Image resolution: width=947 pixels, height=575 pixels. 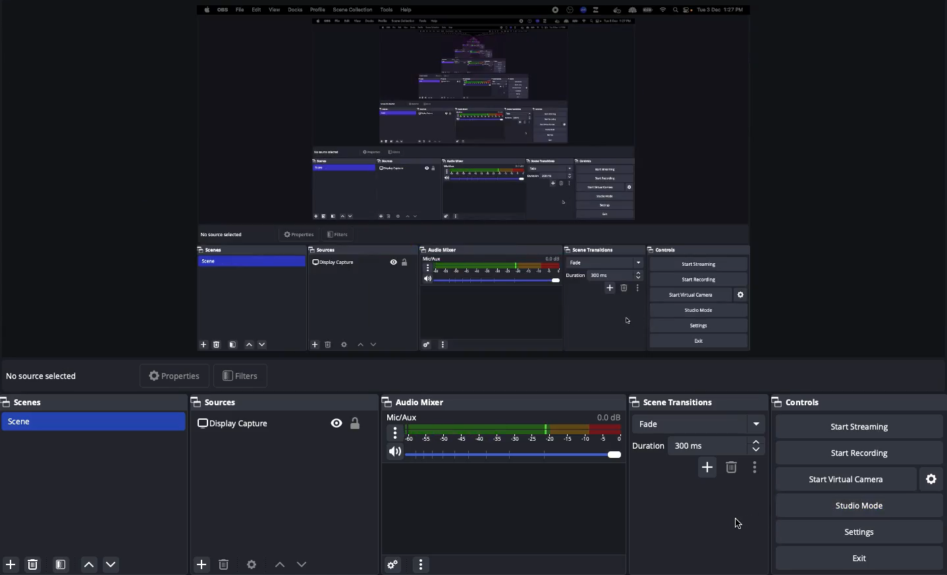 I want to click on Sources, so click(x=283, y=403).